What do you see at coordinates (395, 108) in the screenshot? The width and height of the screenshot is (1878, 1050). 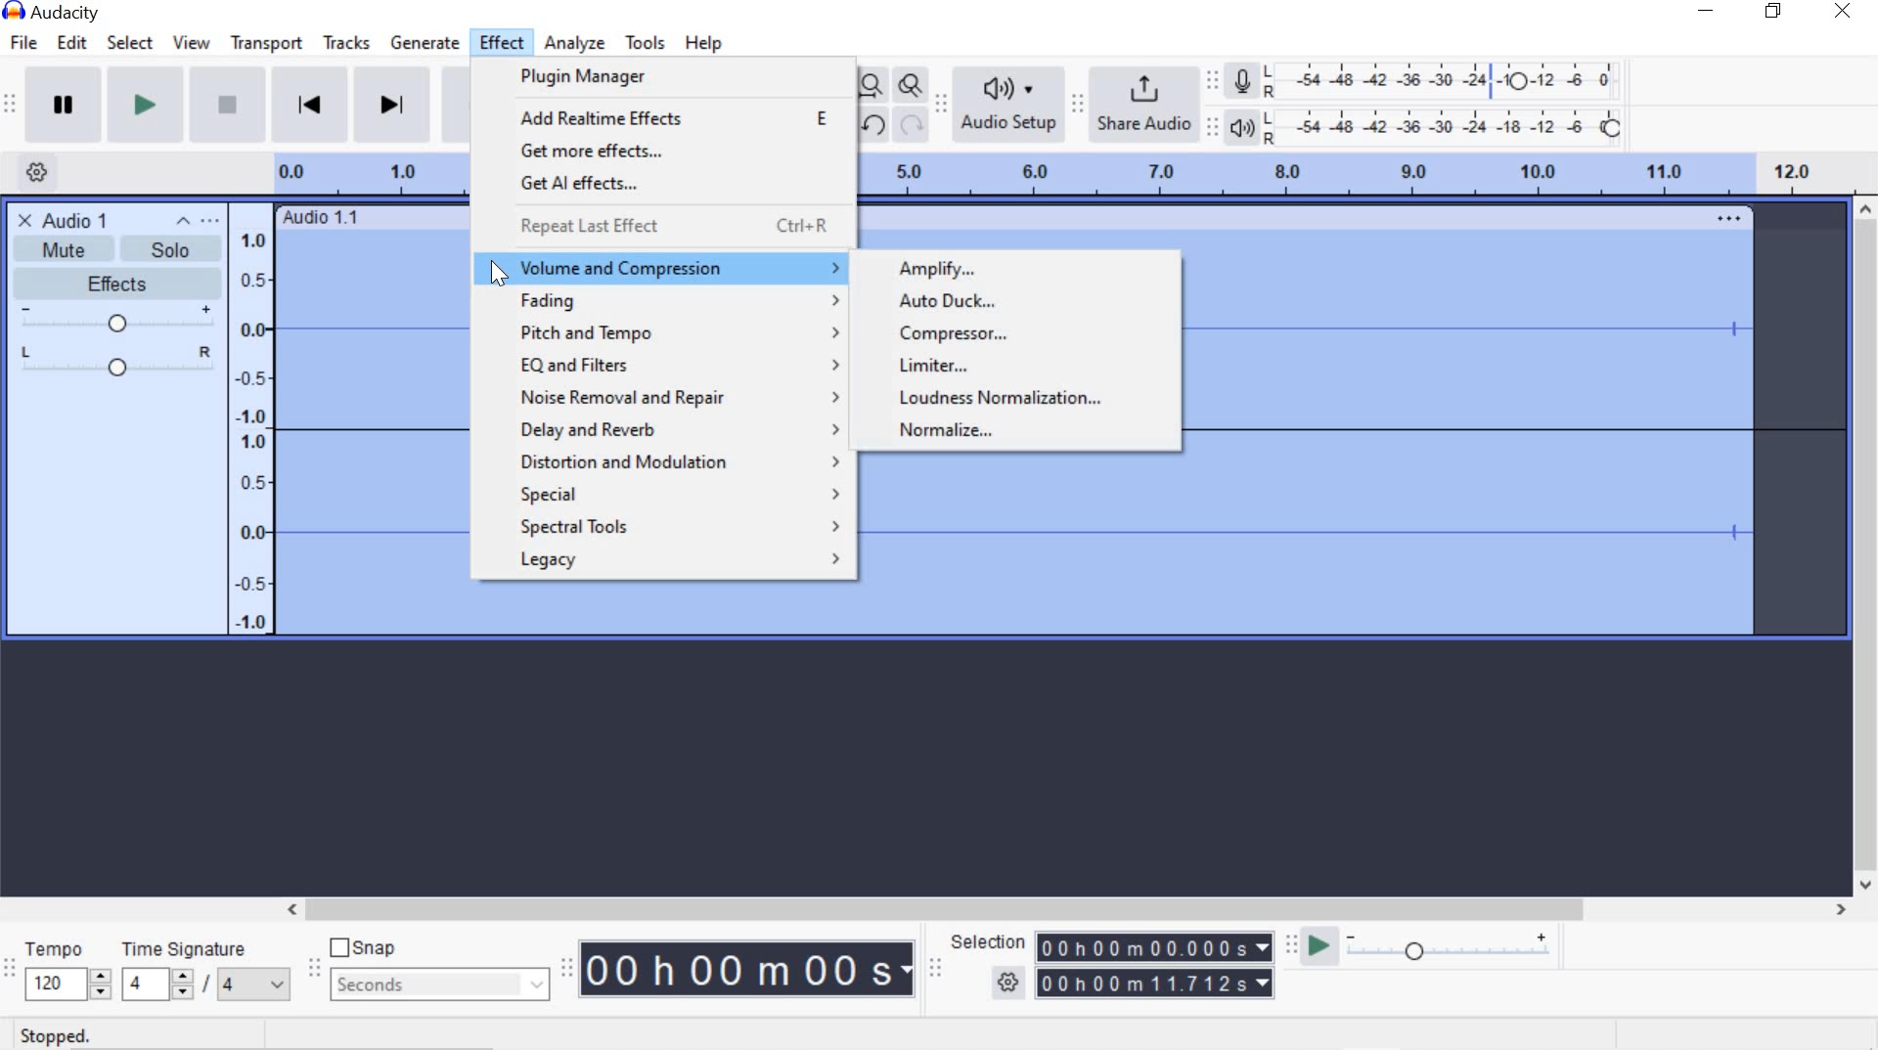 I see `Skip to End` at bounding box center [395, 108].